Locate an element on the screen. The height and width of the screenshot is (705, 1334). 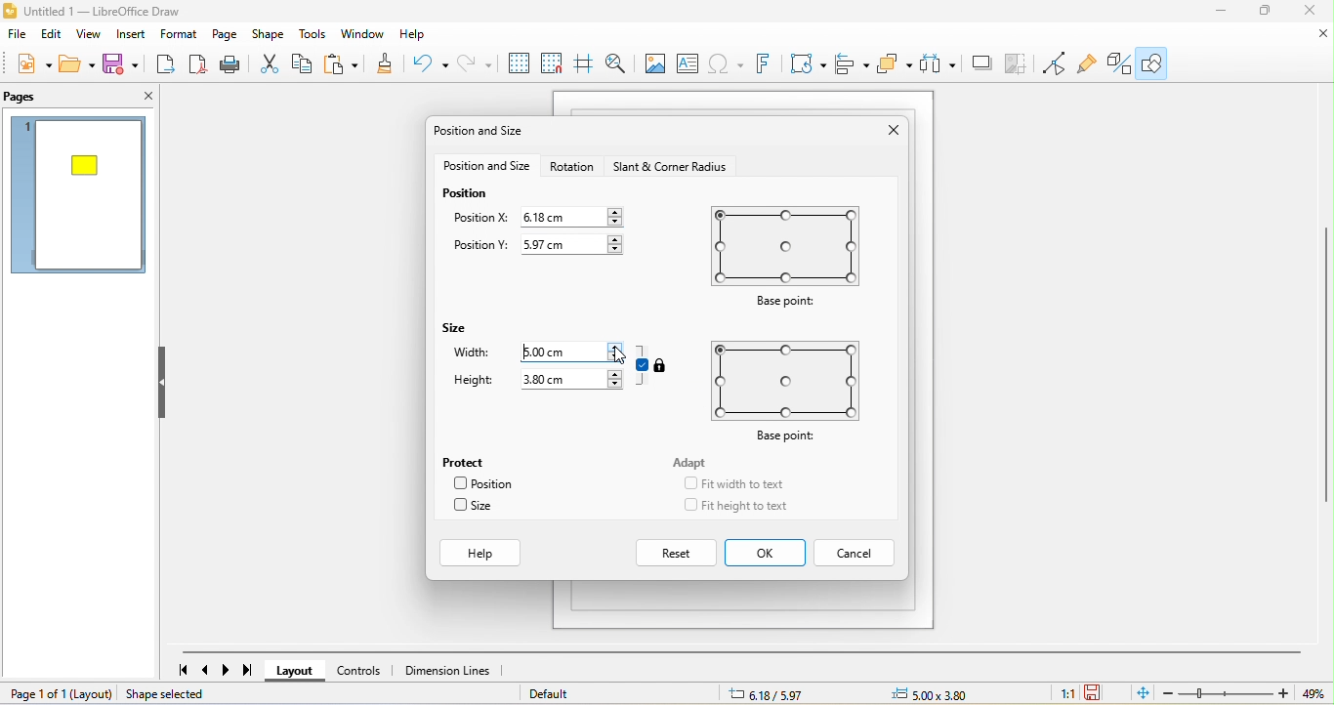
close is located at coordinates (137, 95).